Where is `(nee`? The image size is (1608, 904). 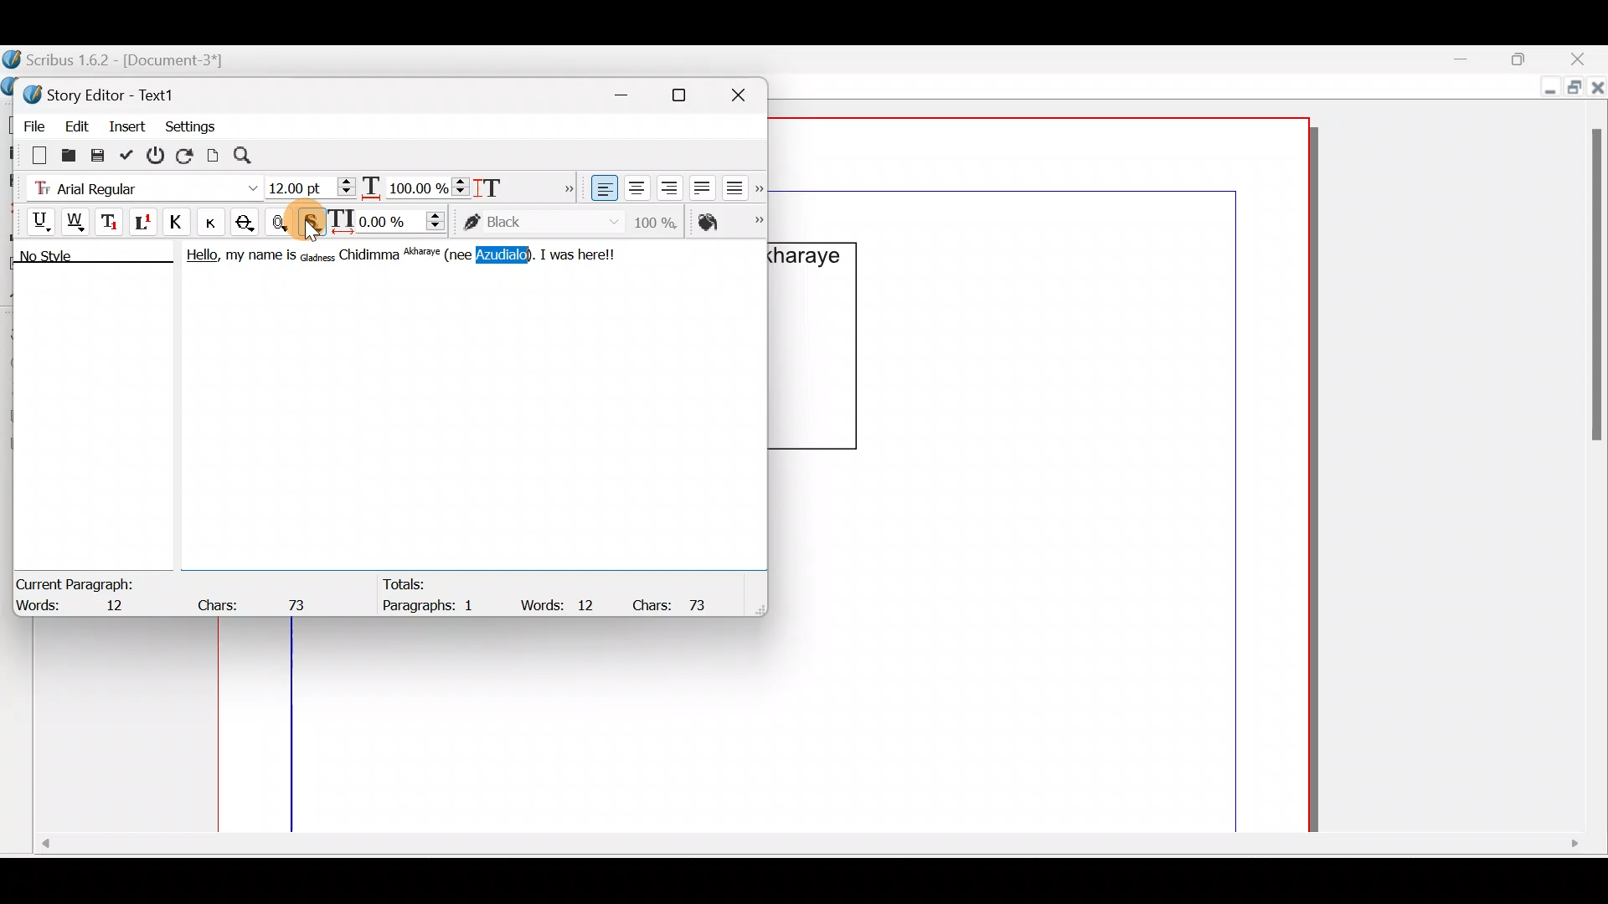
(nee is located at coordinates (462, 255).